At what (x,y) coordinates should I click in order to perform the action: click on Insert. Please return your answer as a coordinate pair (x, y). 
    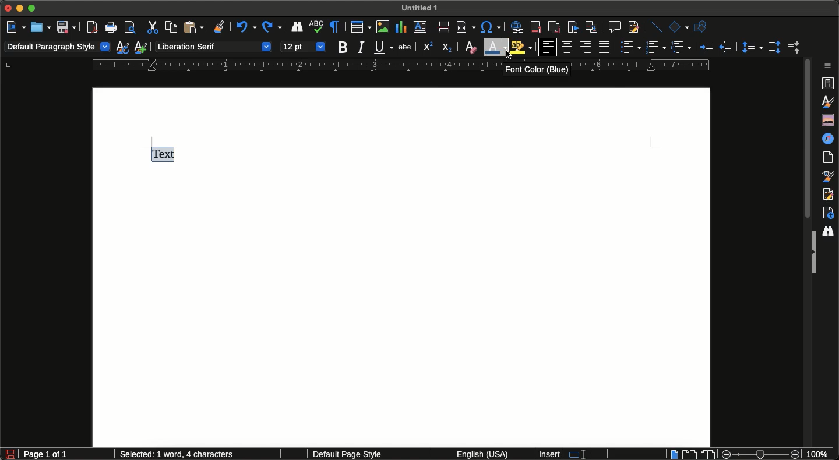
    Looking at the image, I should click on (550, 454).